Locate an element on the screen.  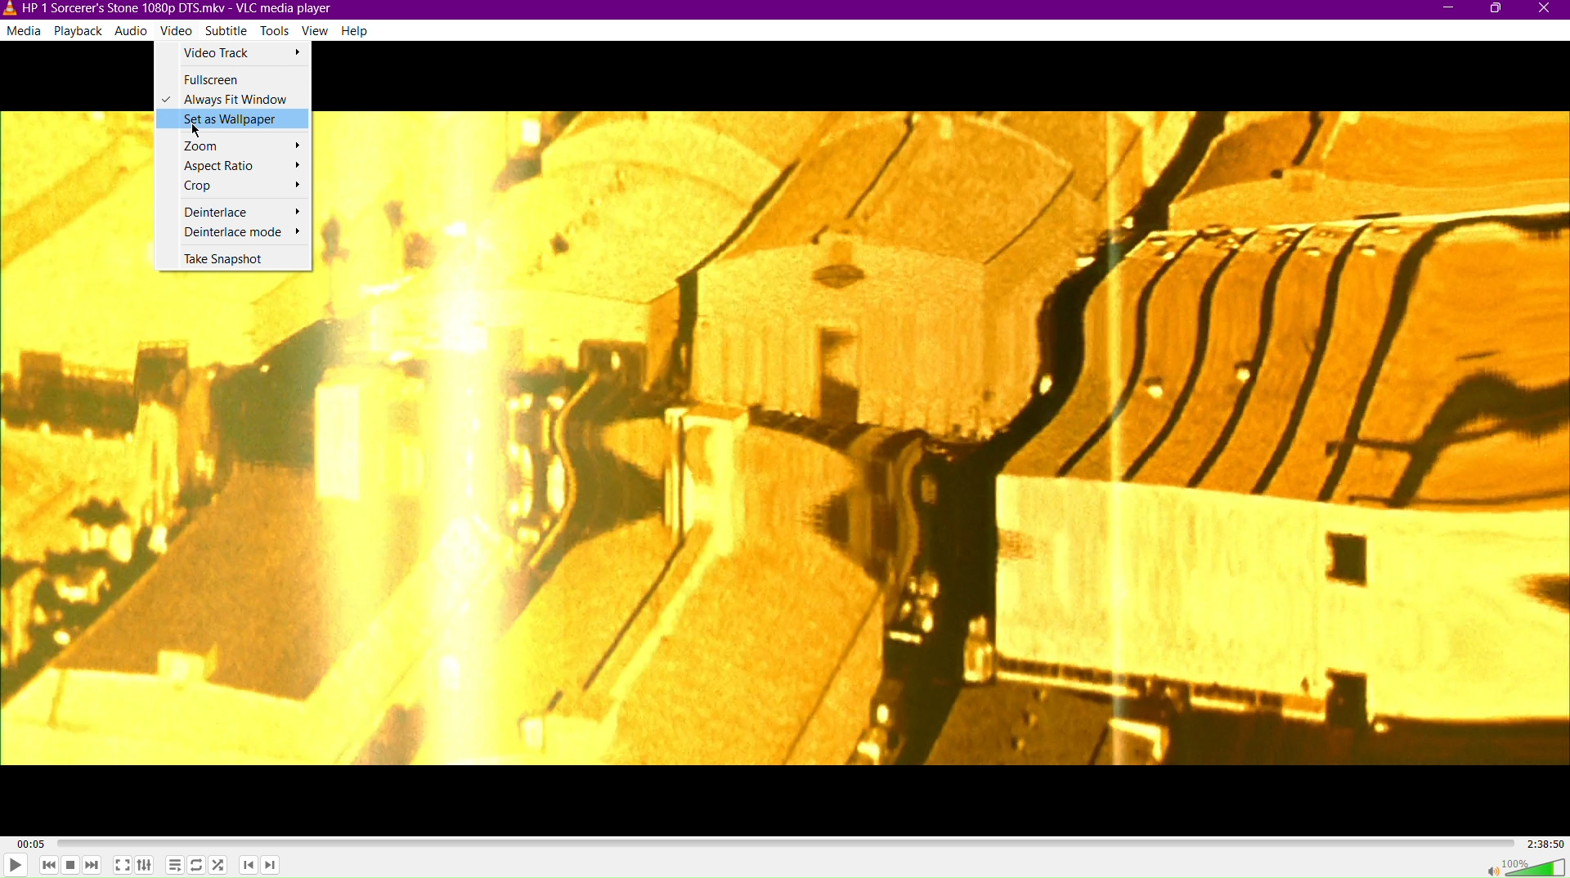
Crop is located at coordinates (237, 186).